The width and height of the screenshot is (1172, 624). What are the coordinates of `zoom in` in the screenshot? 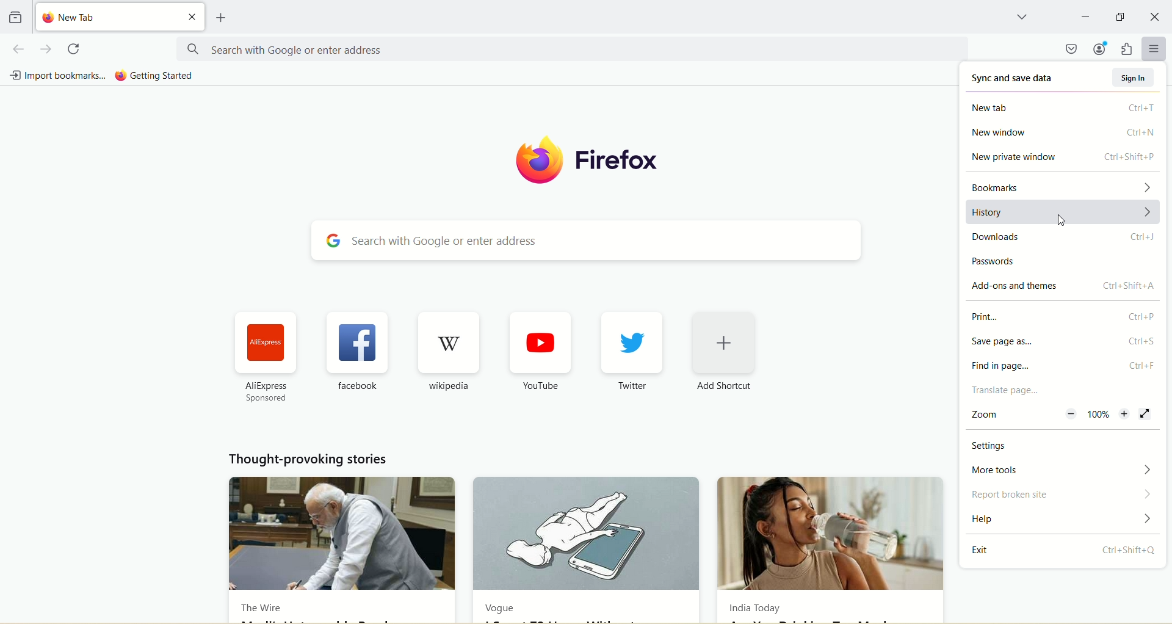 It's located at (1126, 416).